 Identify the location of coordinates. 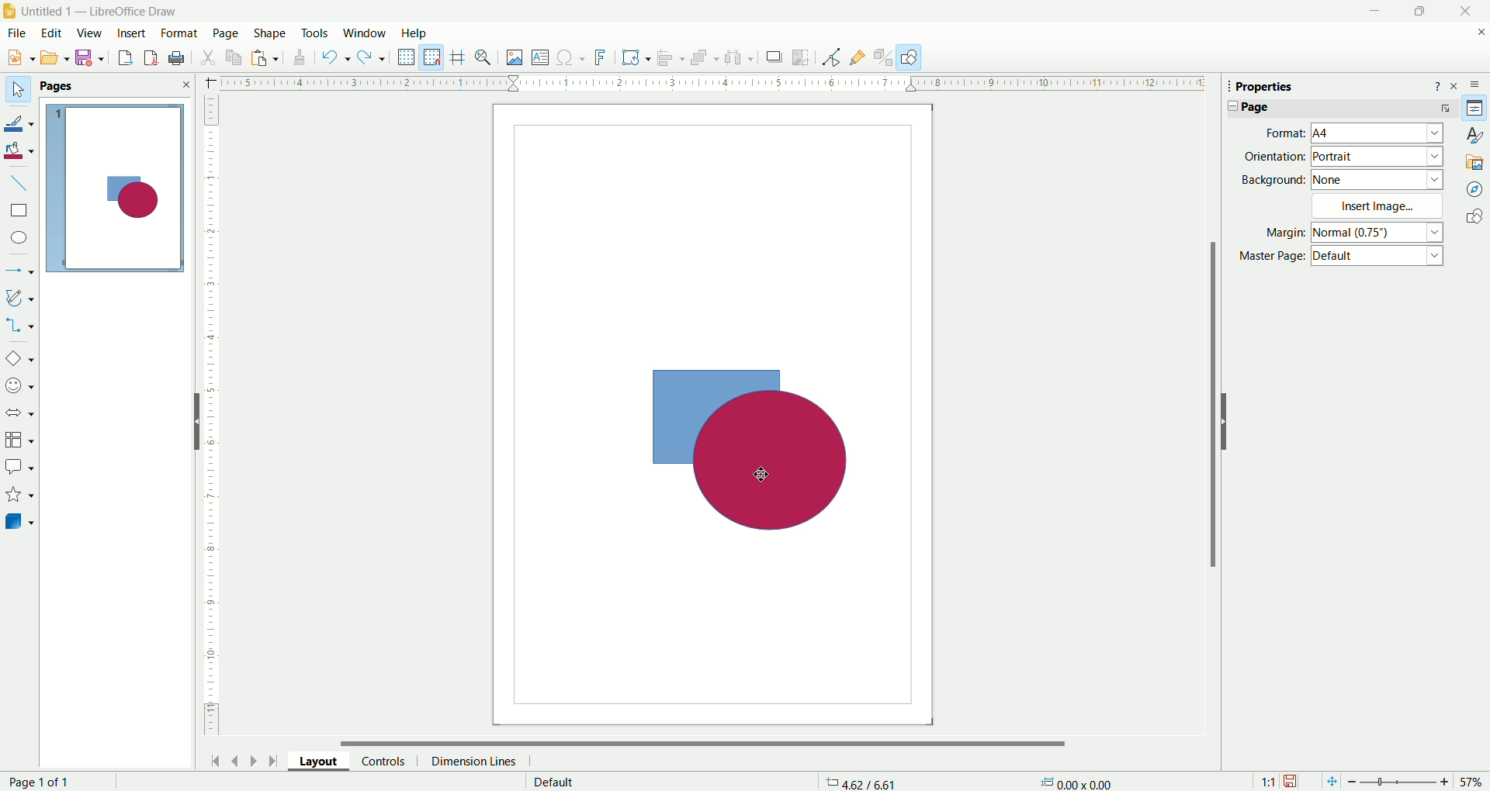
(851, 778).